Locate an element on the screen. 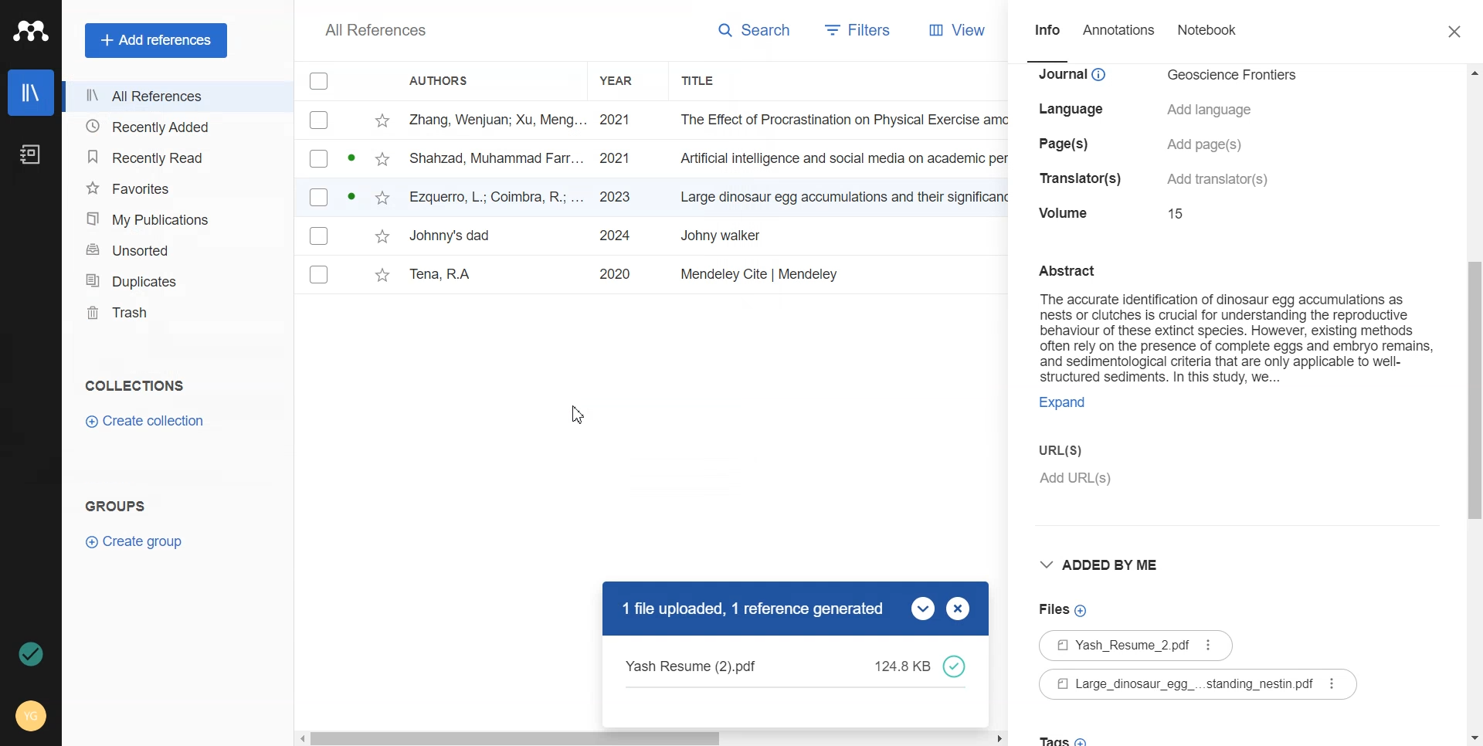  Text is located at coordinates (756, 609).